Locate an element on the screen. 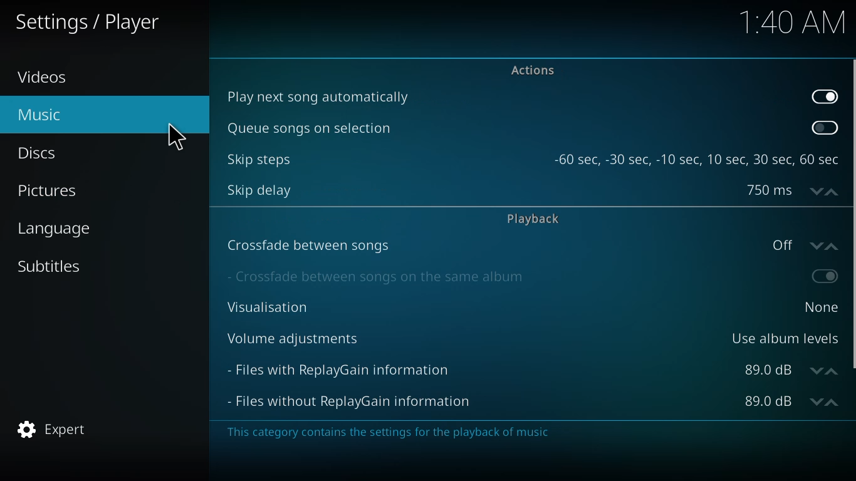 The image size is (856, 481). files without replaygain is located at coordinates (357, 401).